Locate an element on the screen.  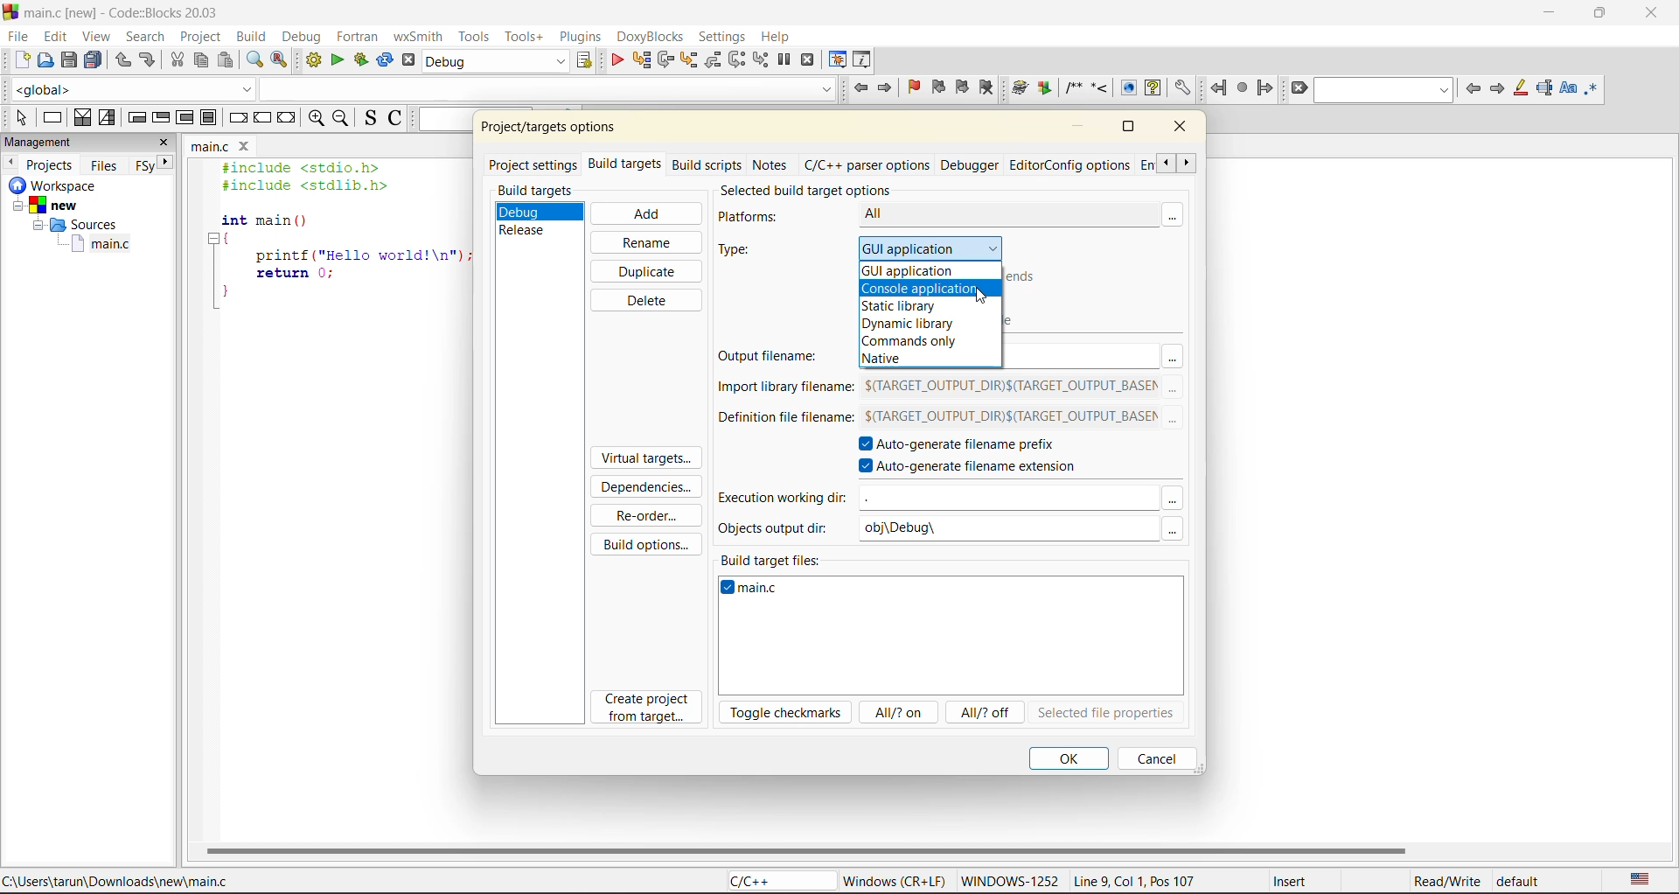
Run doxywizard is located at coordinates (1018, 88).